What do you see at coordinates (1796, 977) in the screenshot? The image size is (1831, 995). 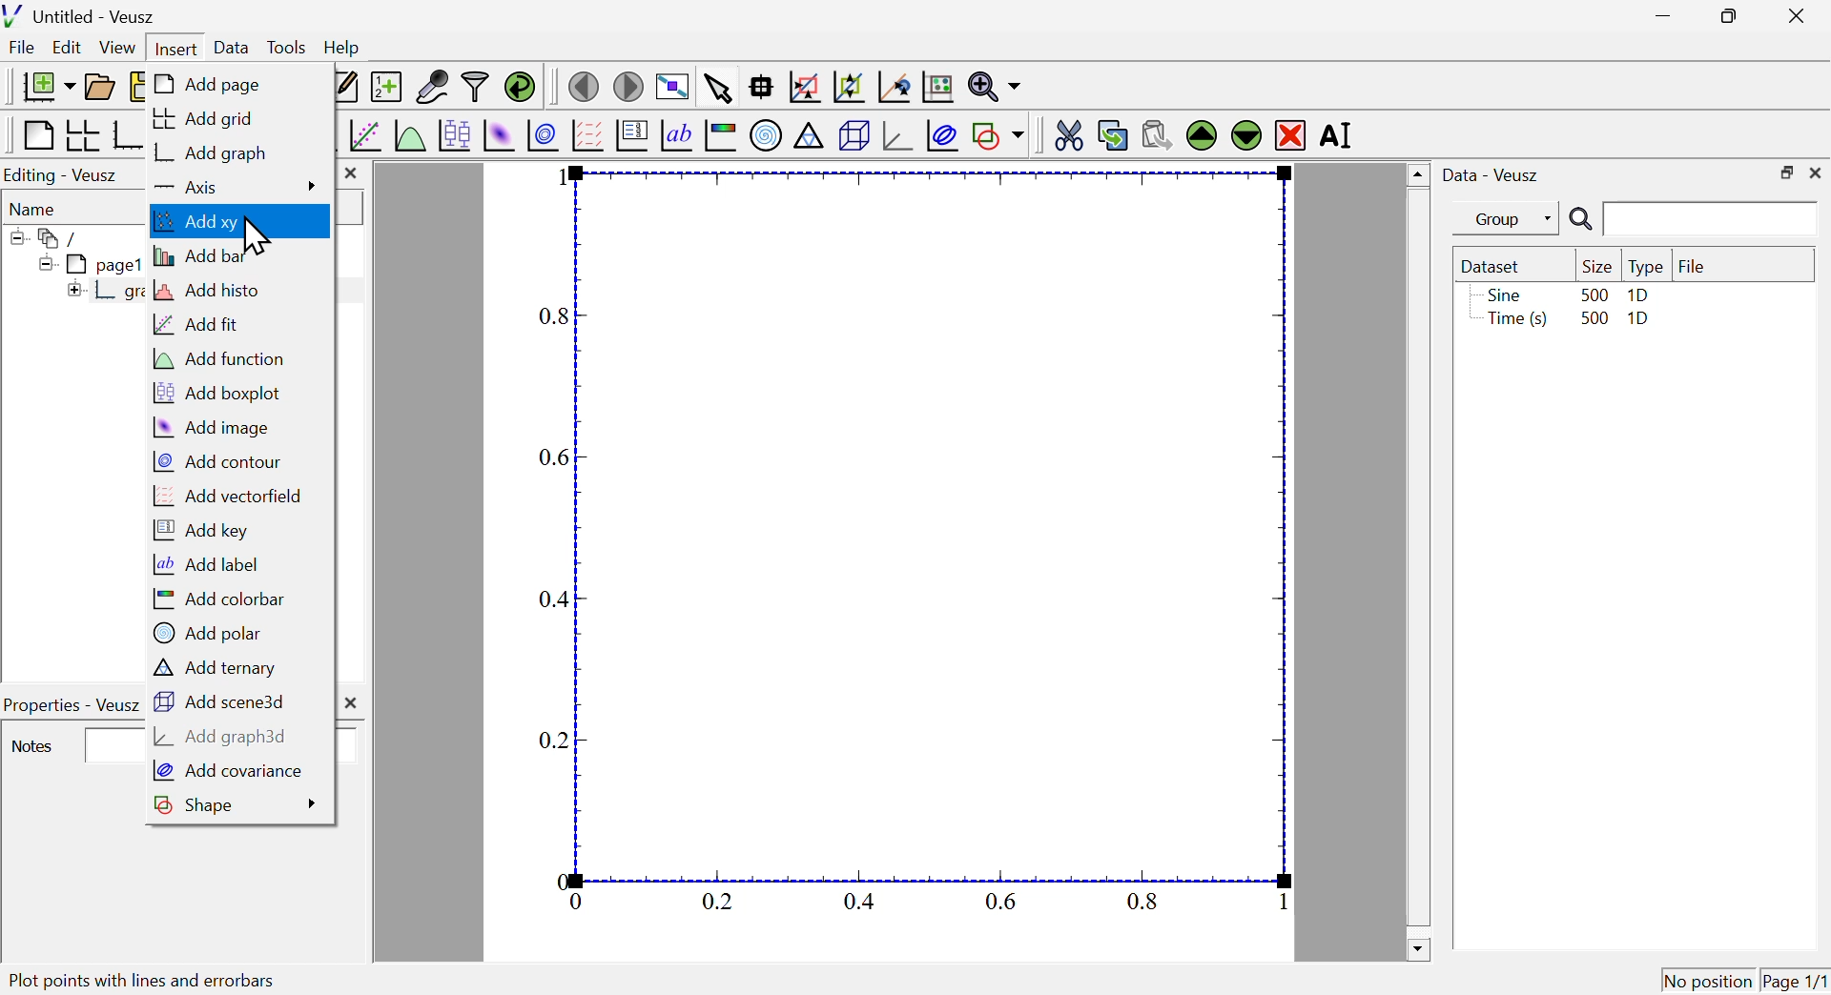 I see `page1/1` at bounding box center [1796, 977].